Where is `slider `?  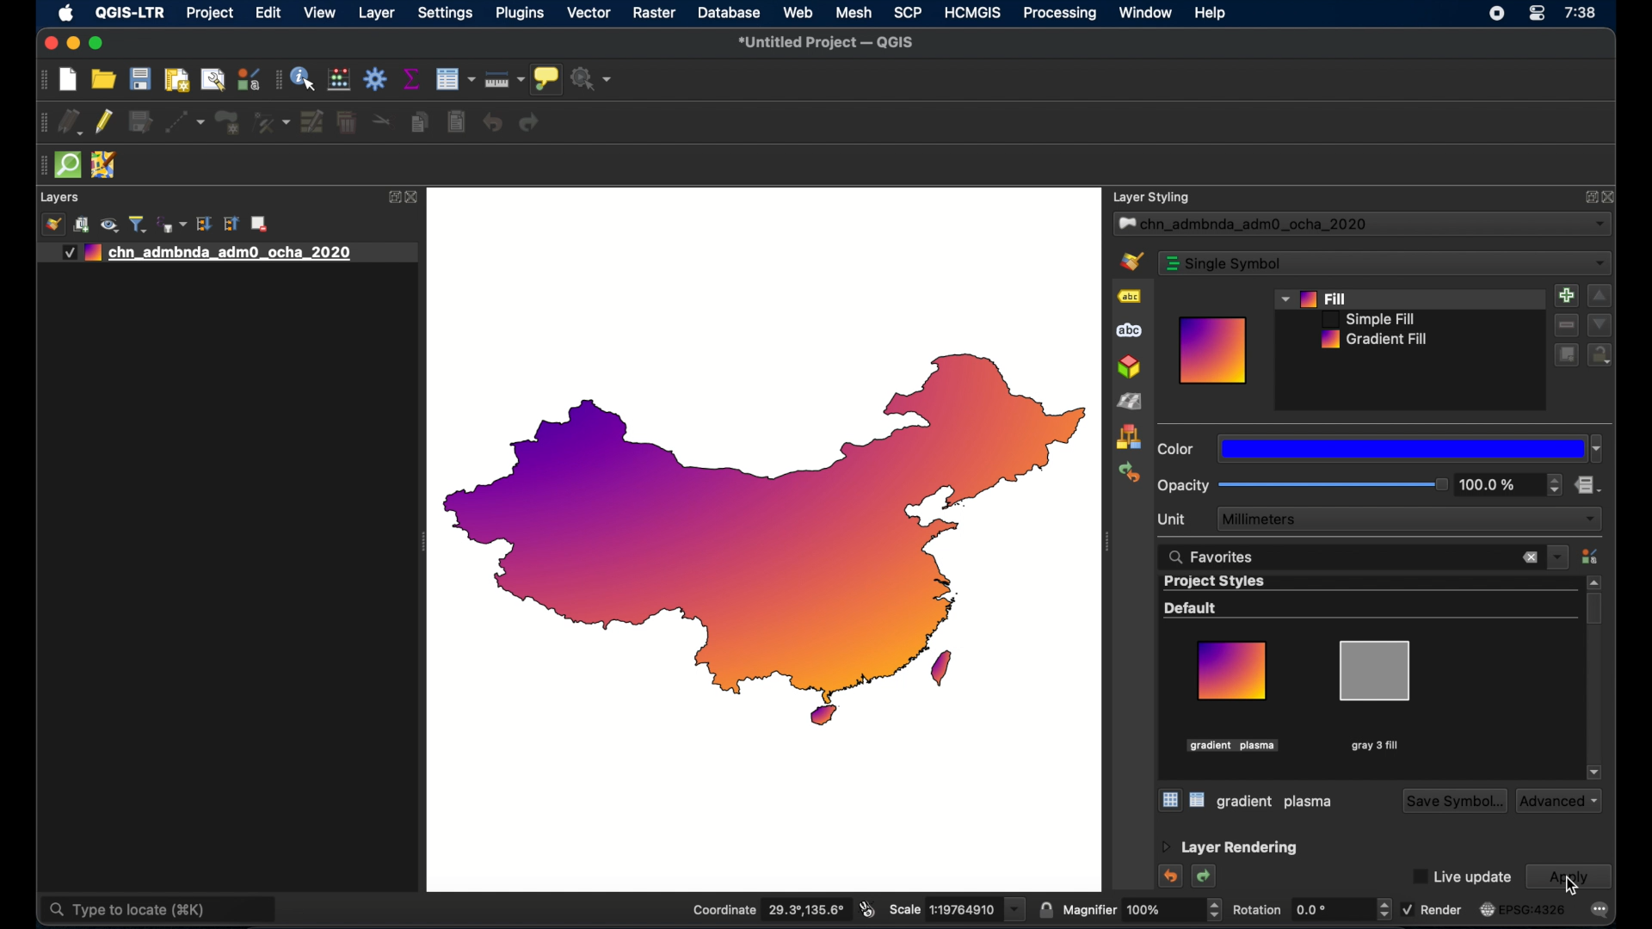
slider  is located at coordinates (1335, 484).